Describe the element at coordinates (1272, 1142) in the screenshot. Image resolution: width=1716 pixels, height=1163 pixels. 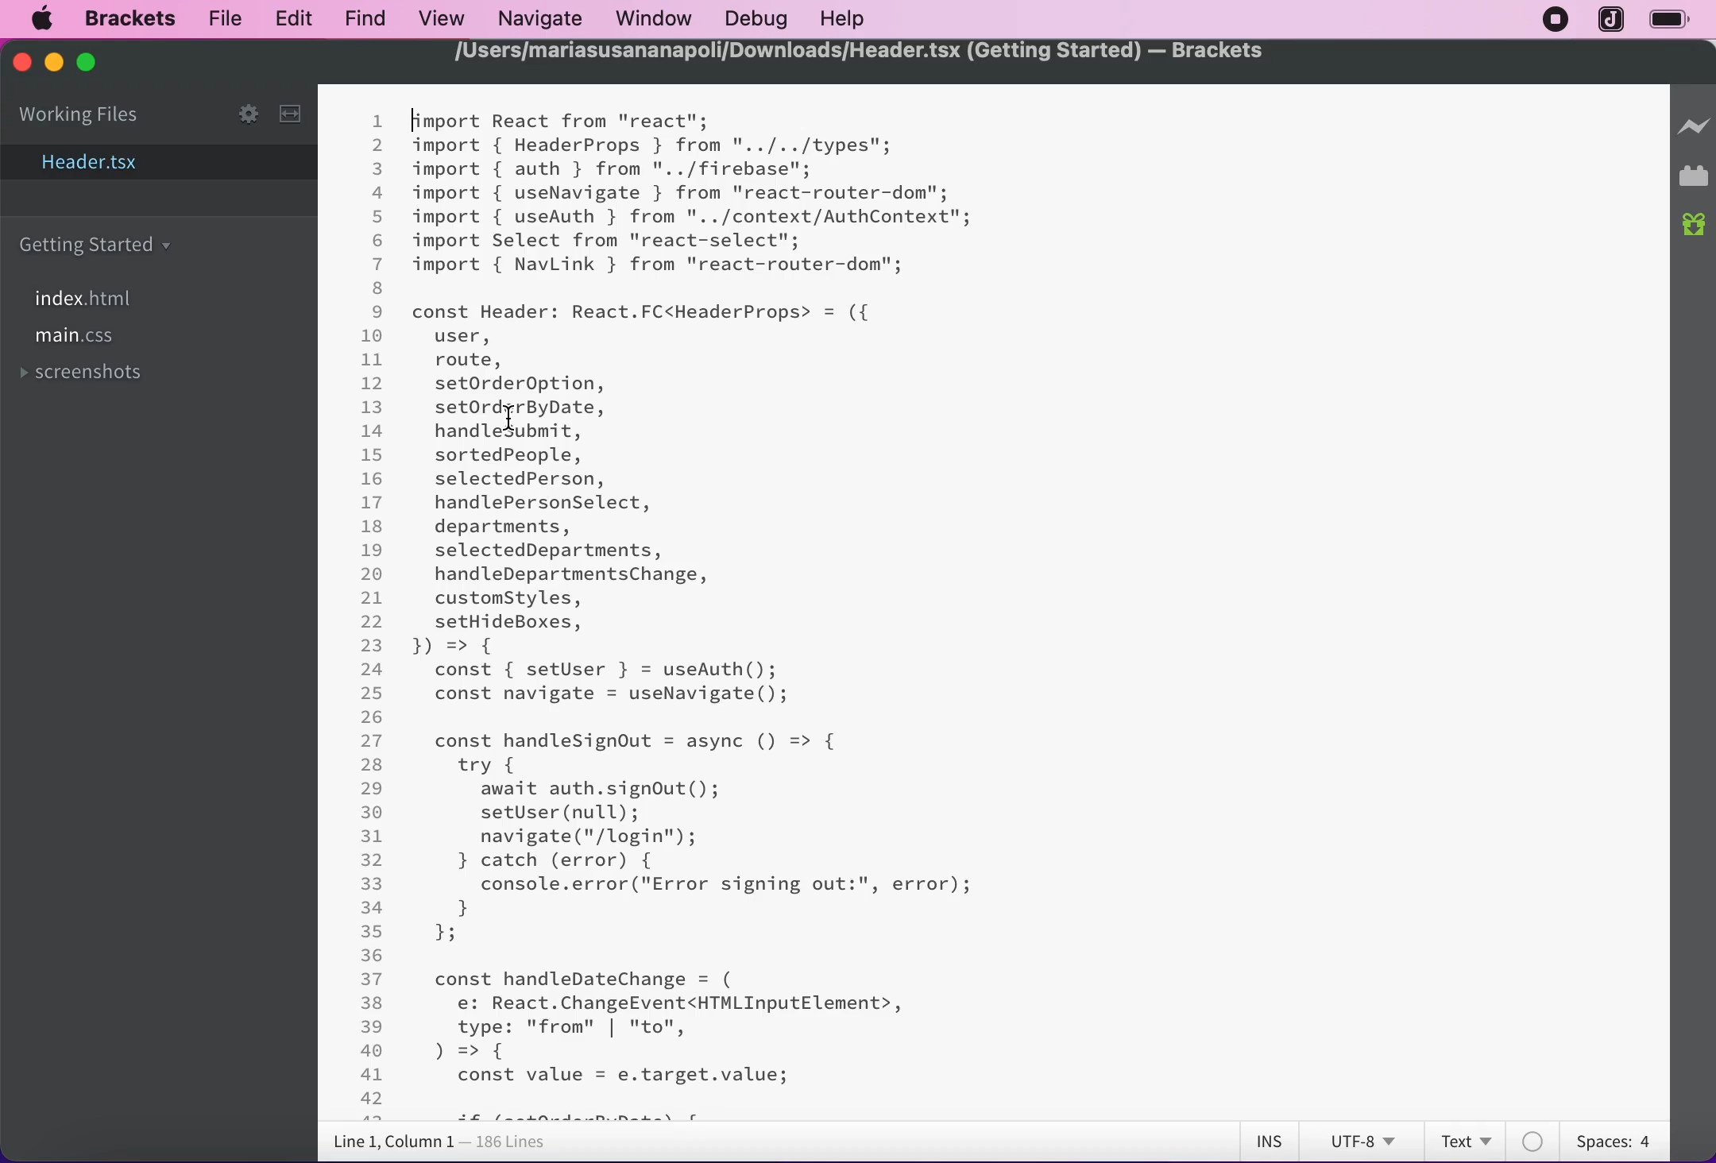
I see `ins` at that location.